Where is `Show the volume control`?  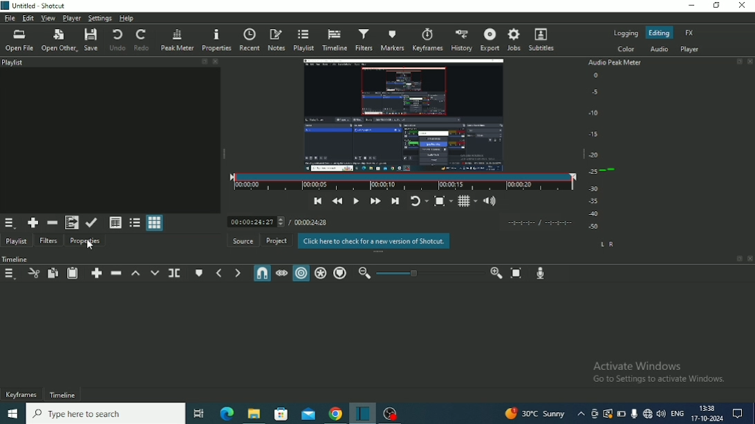 Show the volume control is located at coordinates (490, 202).